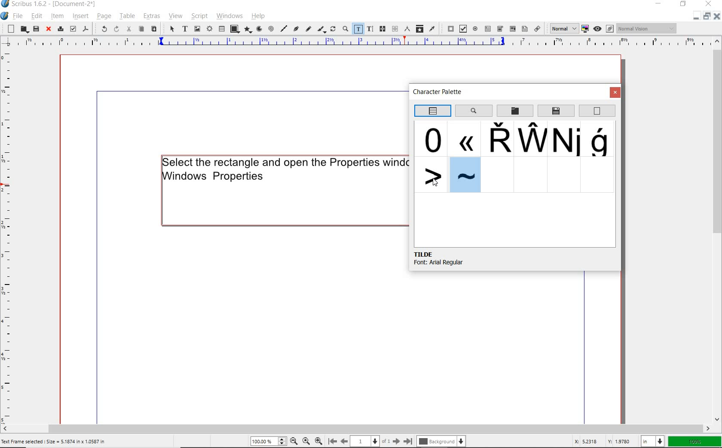  I want to click on cut, so click(129, 29).